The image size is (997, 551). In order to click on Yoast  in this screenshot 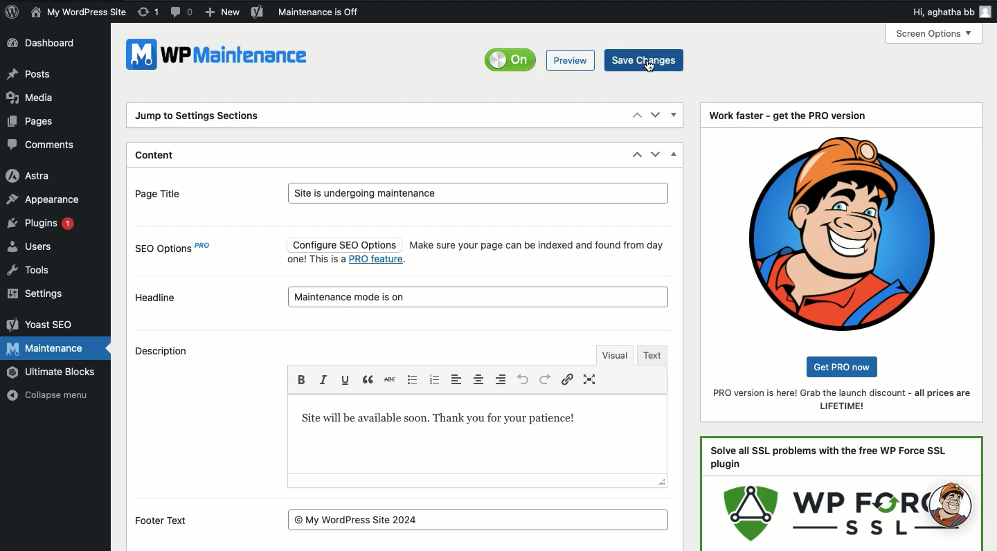, I will do `click(258, 12)`.